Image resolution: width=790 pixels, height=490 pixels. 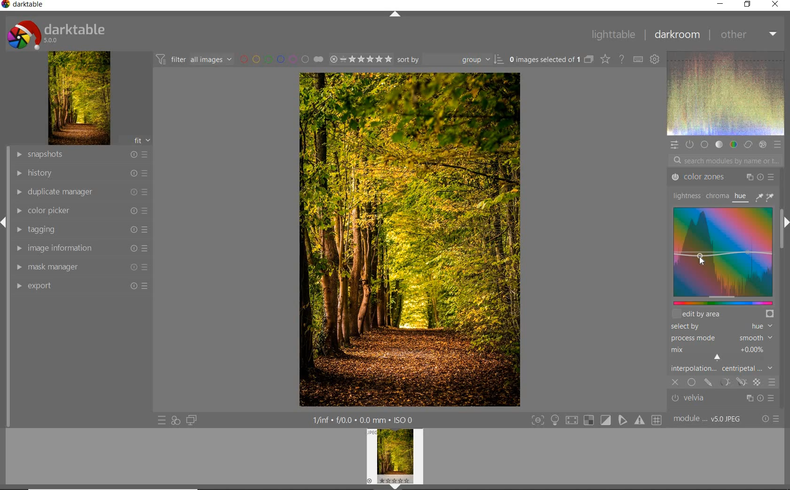 What do you see at coordinates (191, 421) in the screenshot?
I see `DISPLAY A SECOND DARKROOM IMAGE WINDOW` at bounding box center [191, 421].